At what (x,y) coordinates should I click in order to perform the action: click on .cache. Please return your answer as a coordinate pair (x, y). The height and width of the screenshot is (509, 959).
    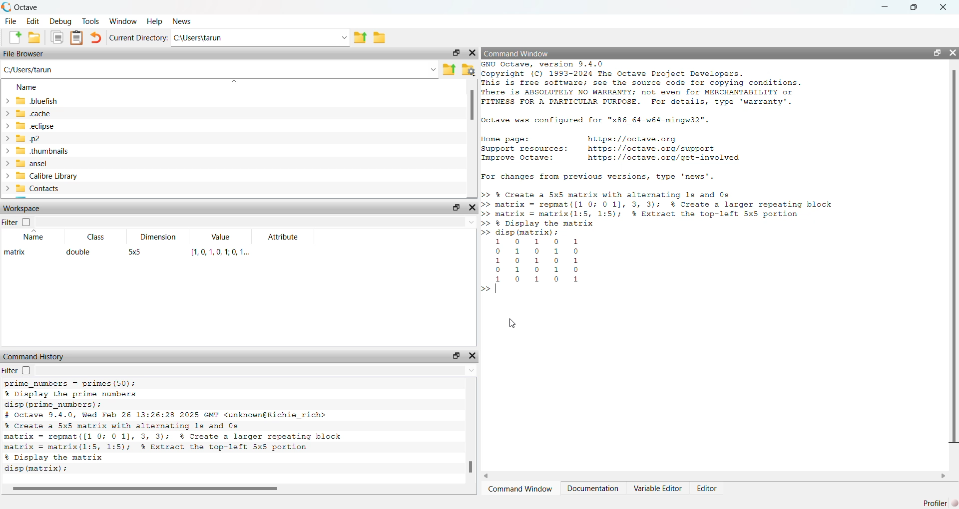
    Looking at the image, I should click on (33, 114).